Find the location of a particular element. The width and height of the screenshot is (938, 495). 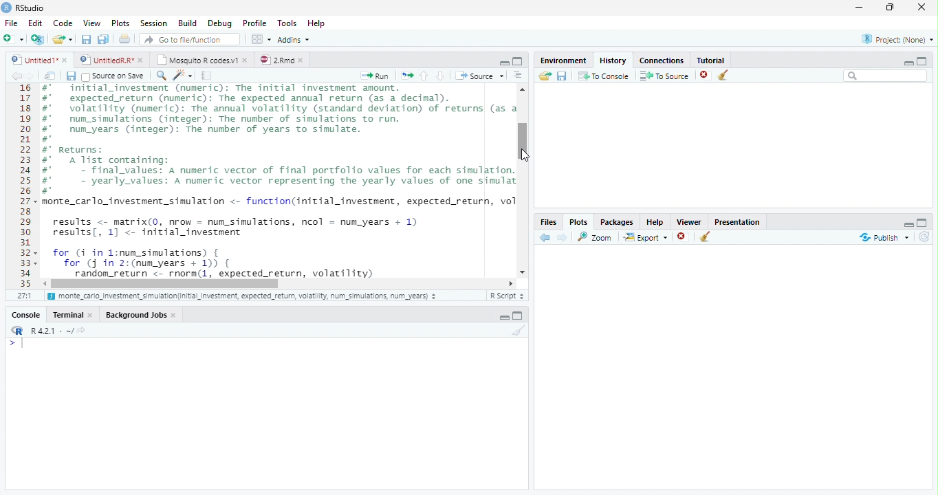

Viewer is located at coordinates (690, 220).